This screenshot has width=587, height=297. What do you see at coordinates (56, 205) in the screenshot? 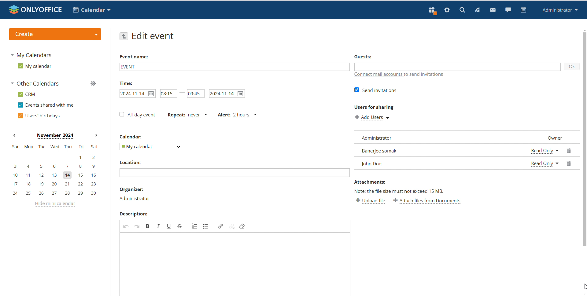
I see `hide mini calendar` at bounding box center [56, 205].